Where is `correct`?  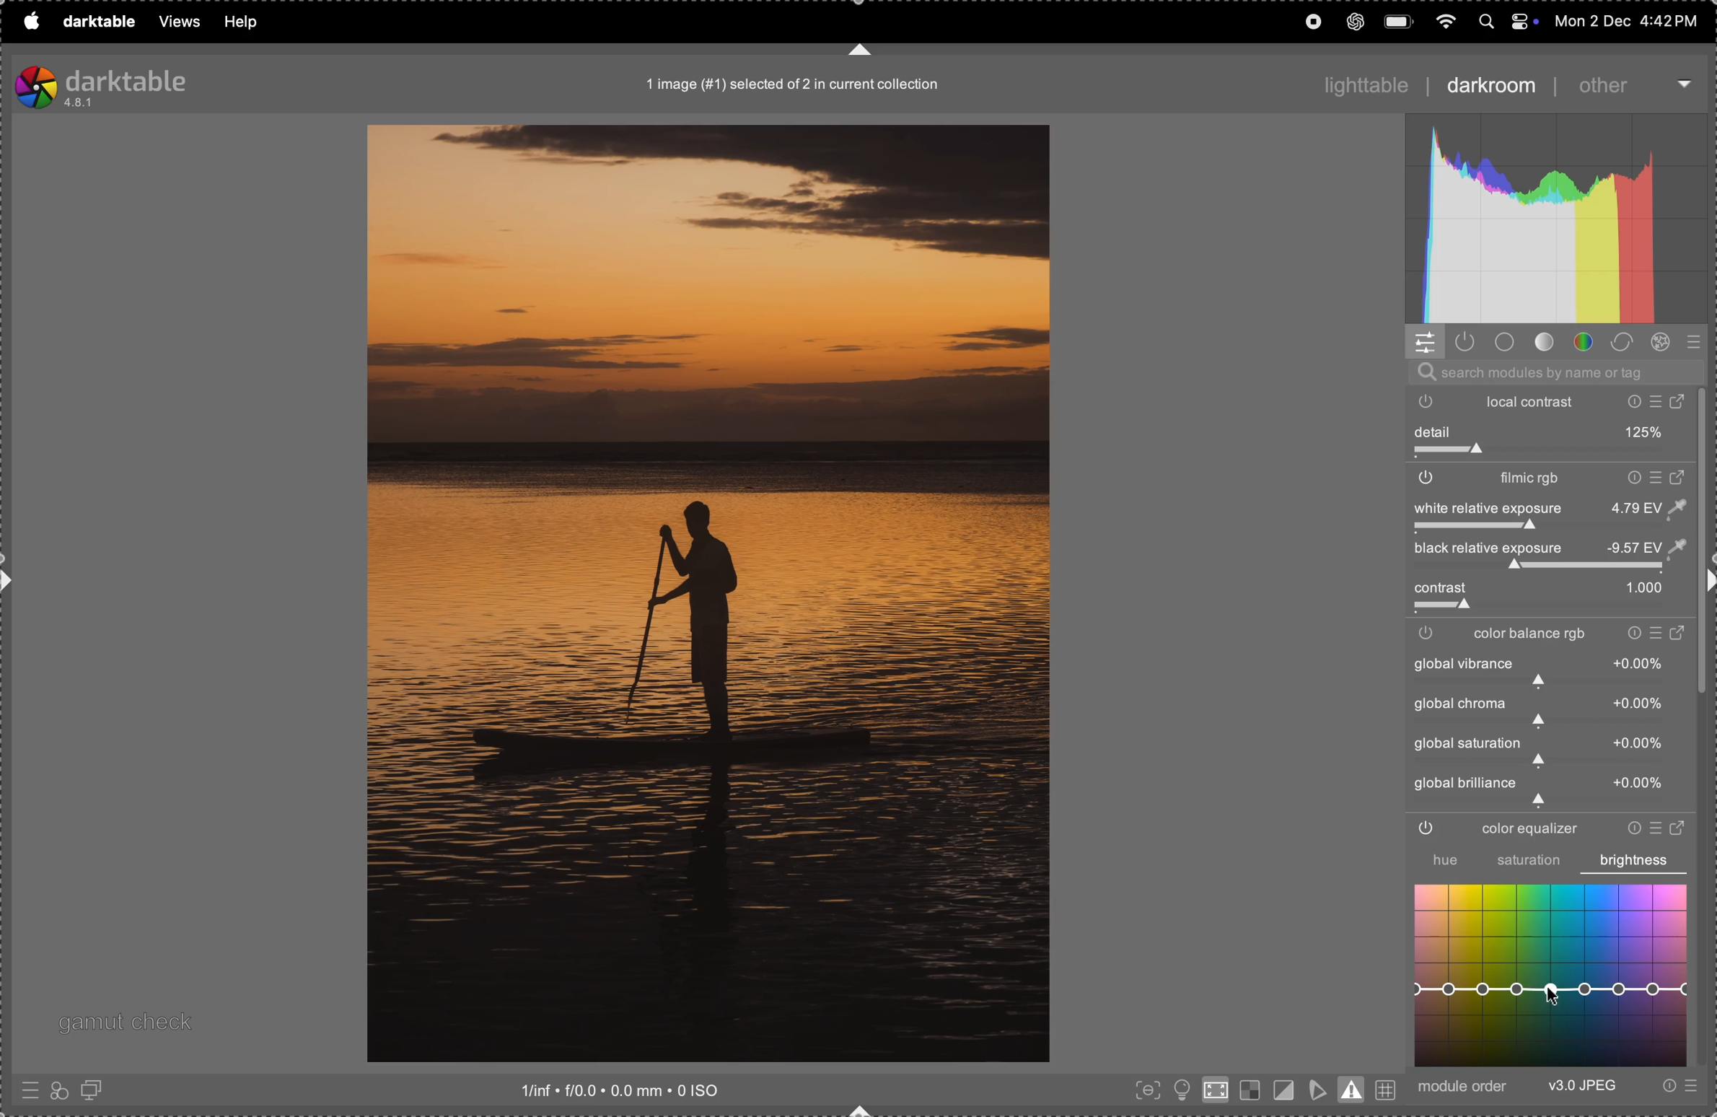
correct is located at coordinates (1626, 341).